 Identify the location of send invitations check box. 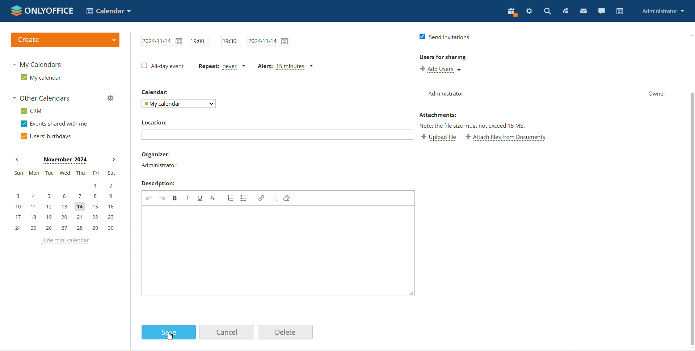
(447, 38).